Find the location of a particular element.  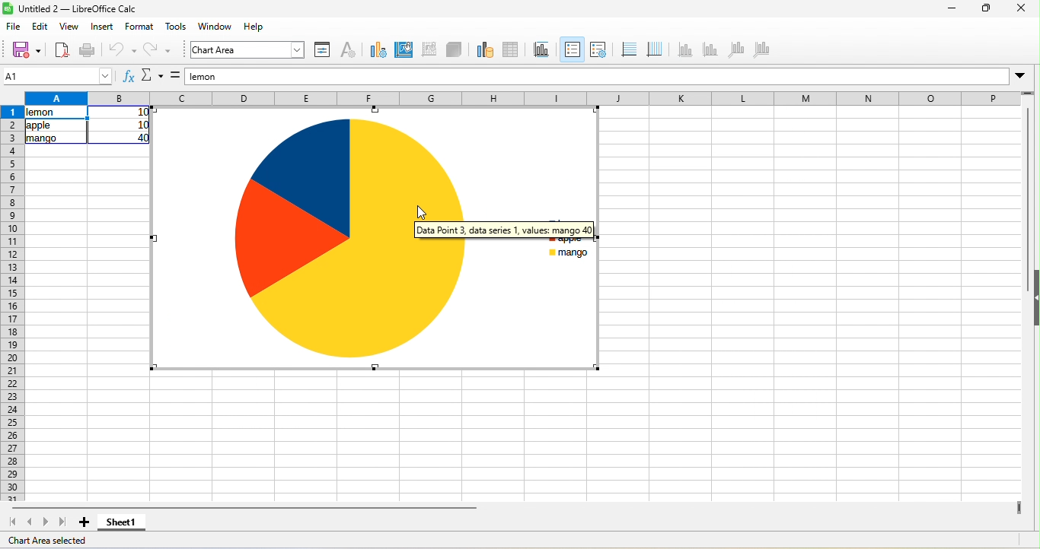

minimize is located at coordinates (949, 9).